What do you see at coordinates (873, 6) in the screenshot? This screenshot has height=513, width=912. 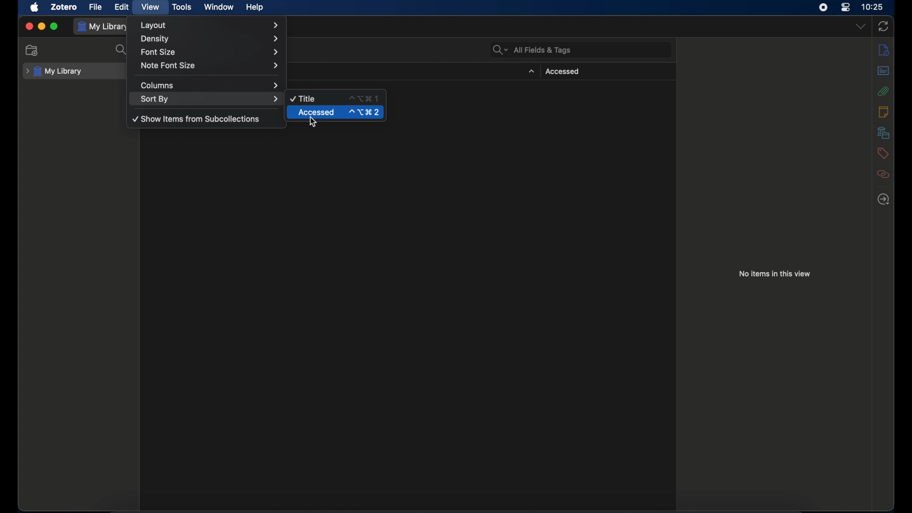 I see `time` at bounding box center [873, 6].